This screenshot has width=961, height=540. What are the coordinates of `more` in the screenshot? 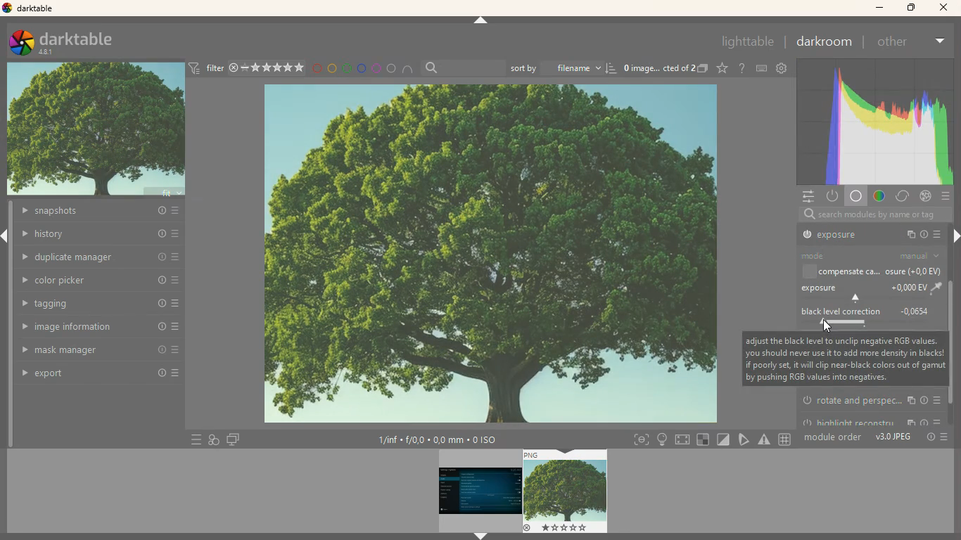 It's located at (943, 198).